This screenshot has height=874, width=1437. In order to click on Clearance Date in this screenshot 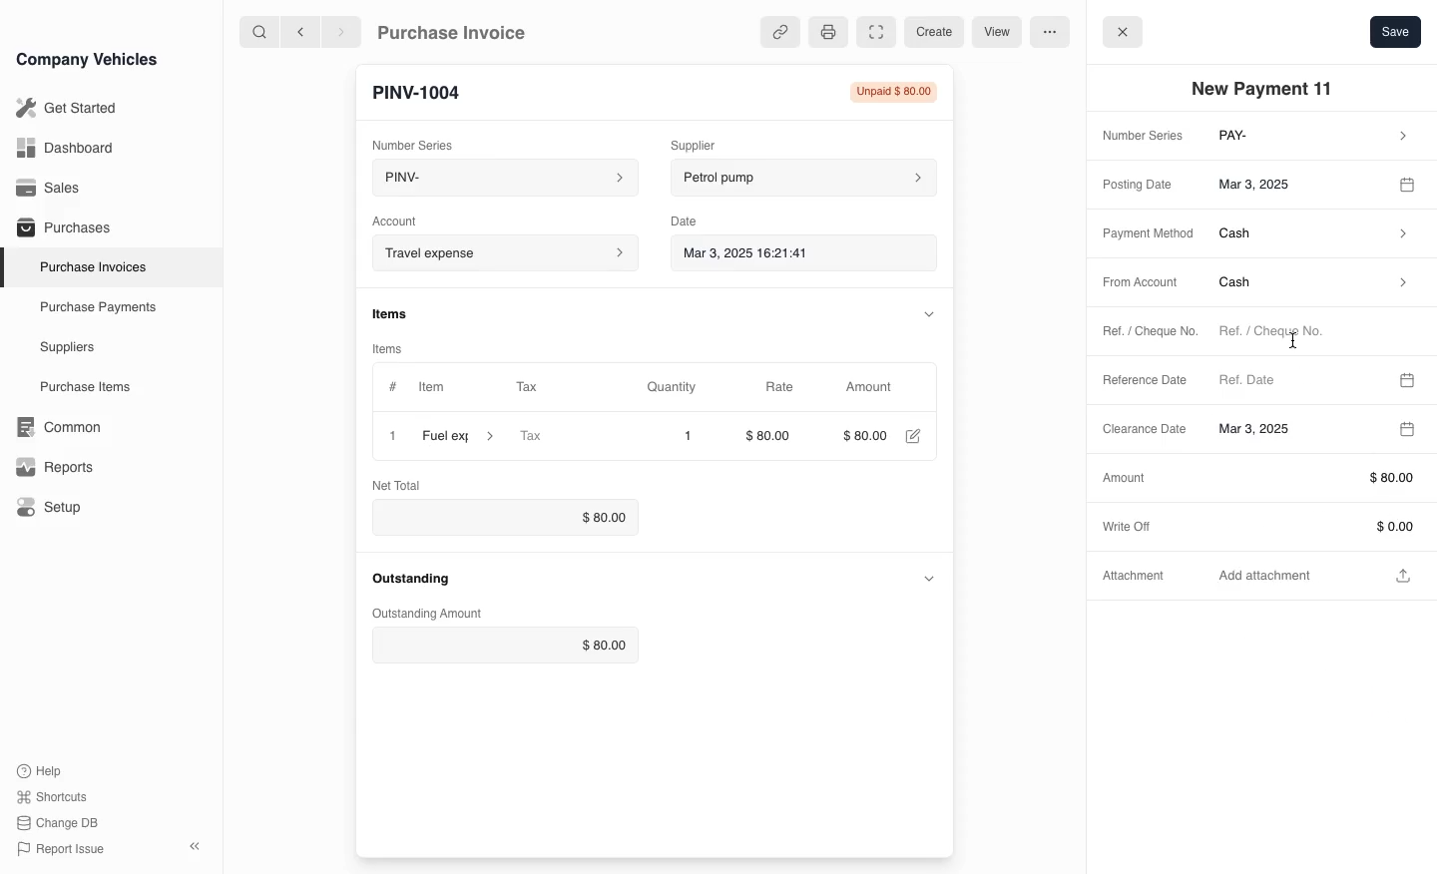, I will do `click(1288, 430)`.